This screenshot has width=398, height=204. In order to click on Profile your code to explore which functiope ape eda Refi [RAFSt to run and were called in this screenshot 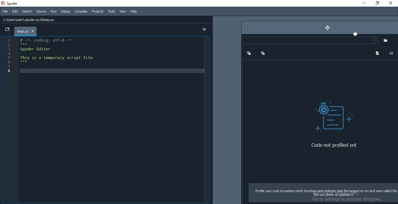, I will do `click(326, 192)`.